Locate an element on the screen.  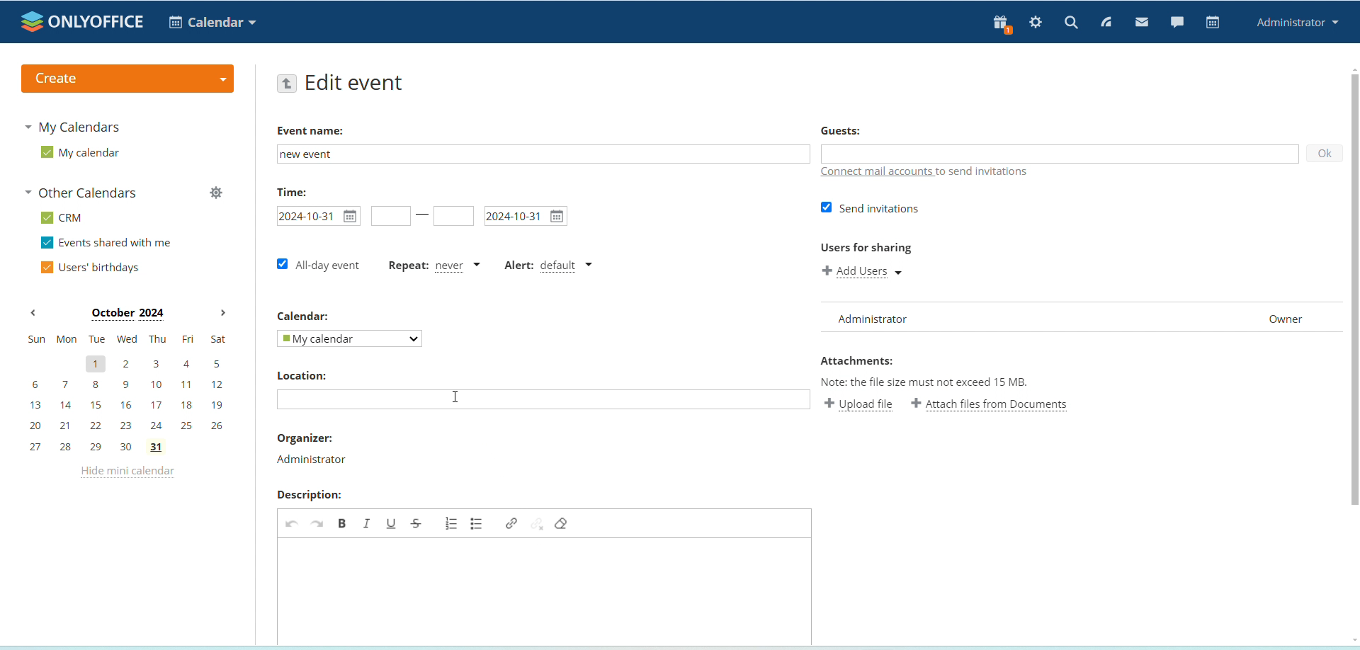
my calendars is located at coordinates (75, 126).